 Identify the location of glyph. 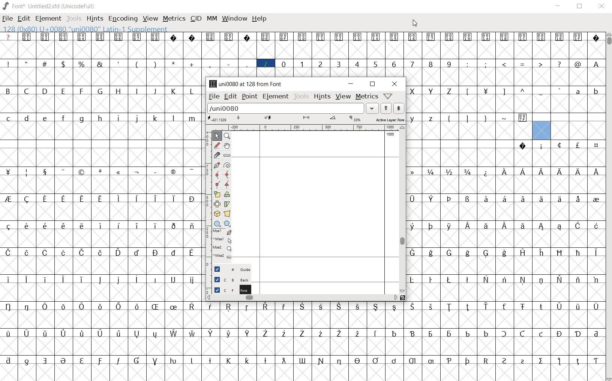
(174, 91).